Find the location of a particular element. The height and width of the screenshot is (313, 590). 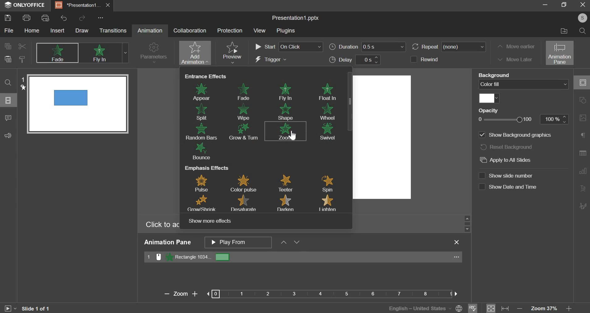

file is located at coordinates (9, 30).